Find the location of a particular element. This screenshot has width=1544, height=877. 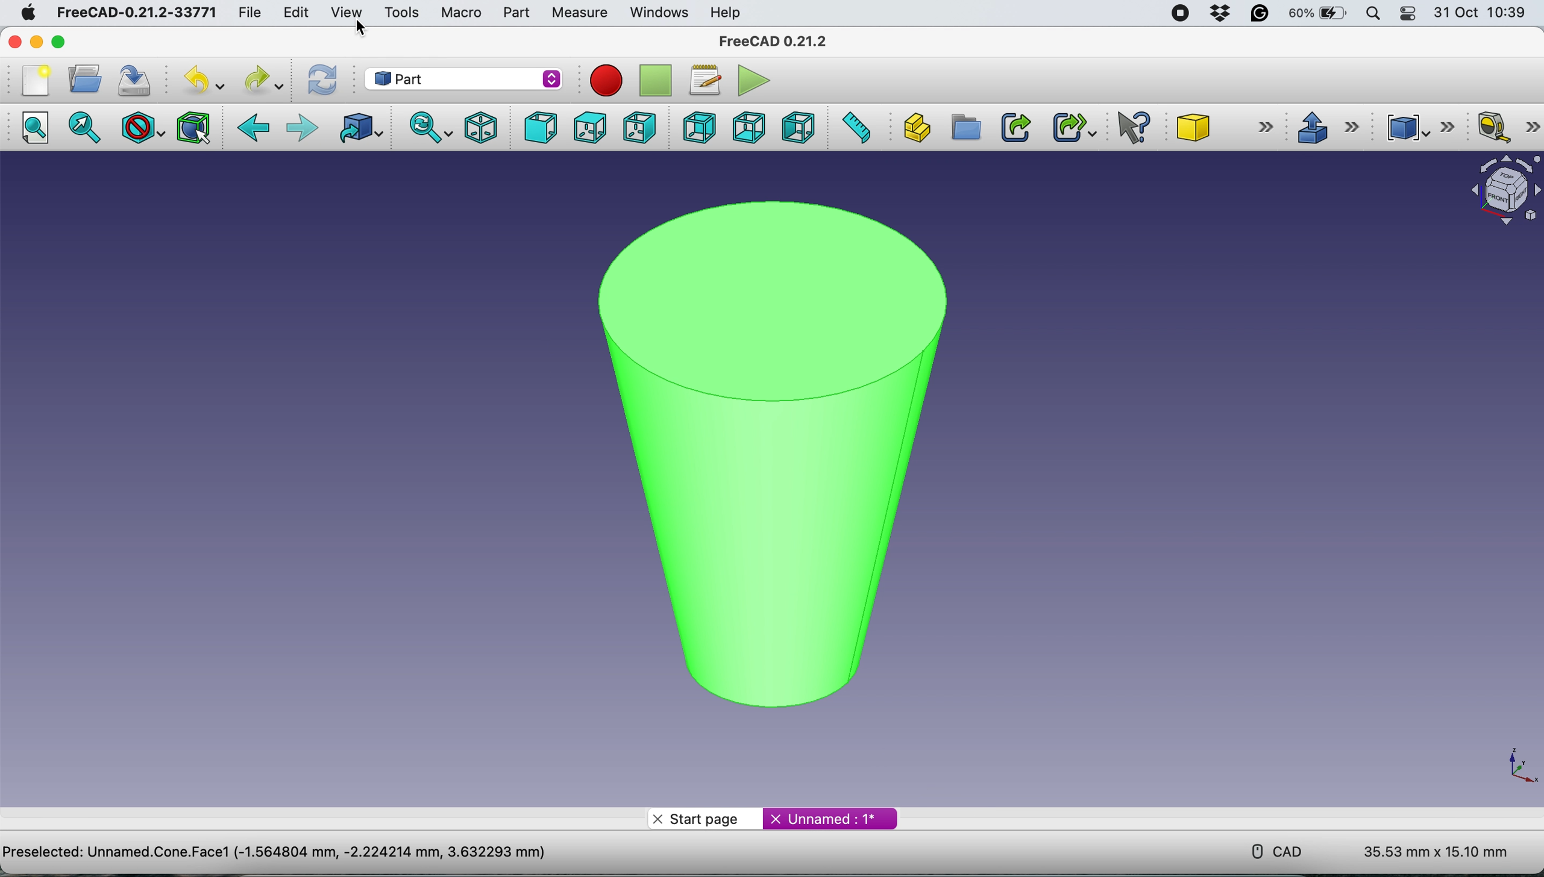

preselected: unnamed.cone.face1 (-1.564804 mm, -2.224214 mm, 3.632293 mm) is located at coordinates (278, 853).